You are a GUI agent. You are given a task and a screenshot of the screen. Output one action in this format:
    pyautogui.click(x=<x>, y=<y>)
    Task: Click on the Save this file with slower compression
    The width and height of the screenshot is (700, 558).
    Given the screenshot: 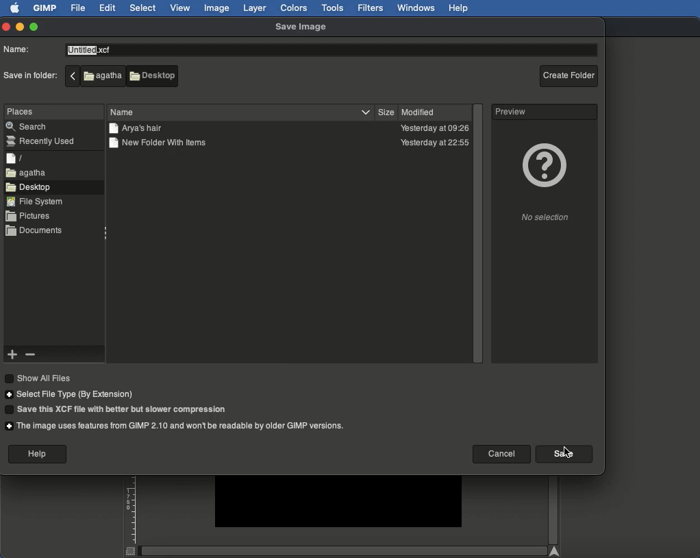 What is the action you would take?
    pyautogui.click(x=118, y=410)
    